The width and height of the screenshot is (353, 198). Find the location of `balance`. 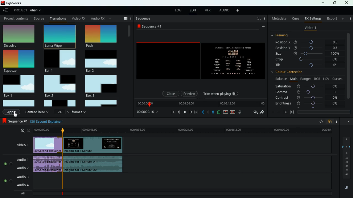

balance is located at coordinates (280, 79).